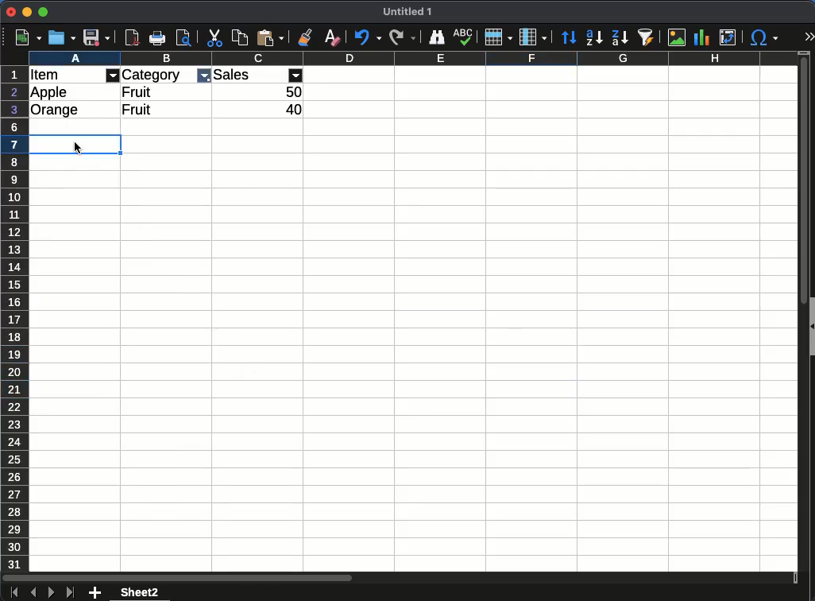 The width and height of the screenshot is (815, 601). Describe the element at coordinates (215, 38) in the screenshot. I see `cut` at that location.